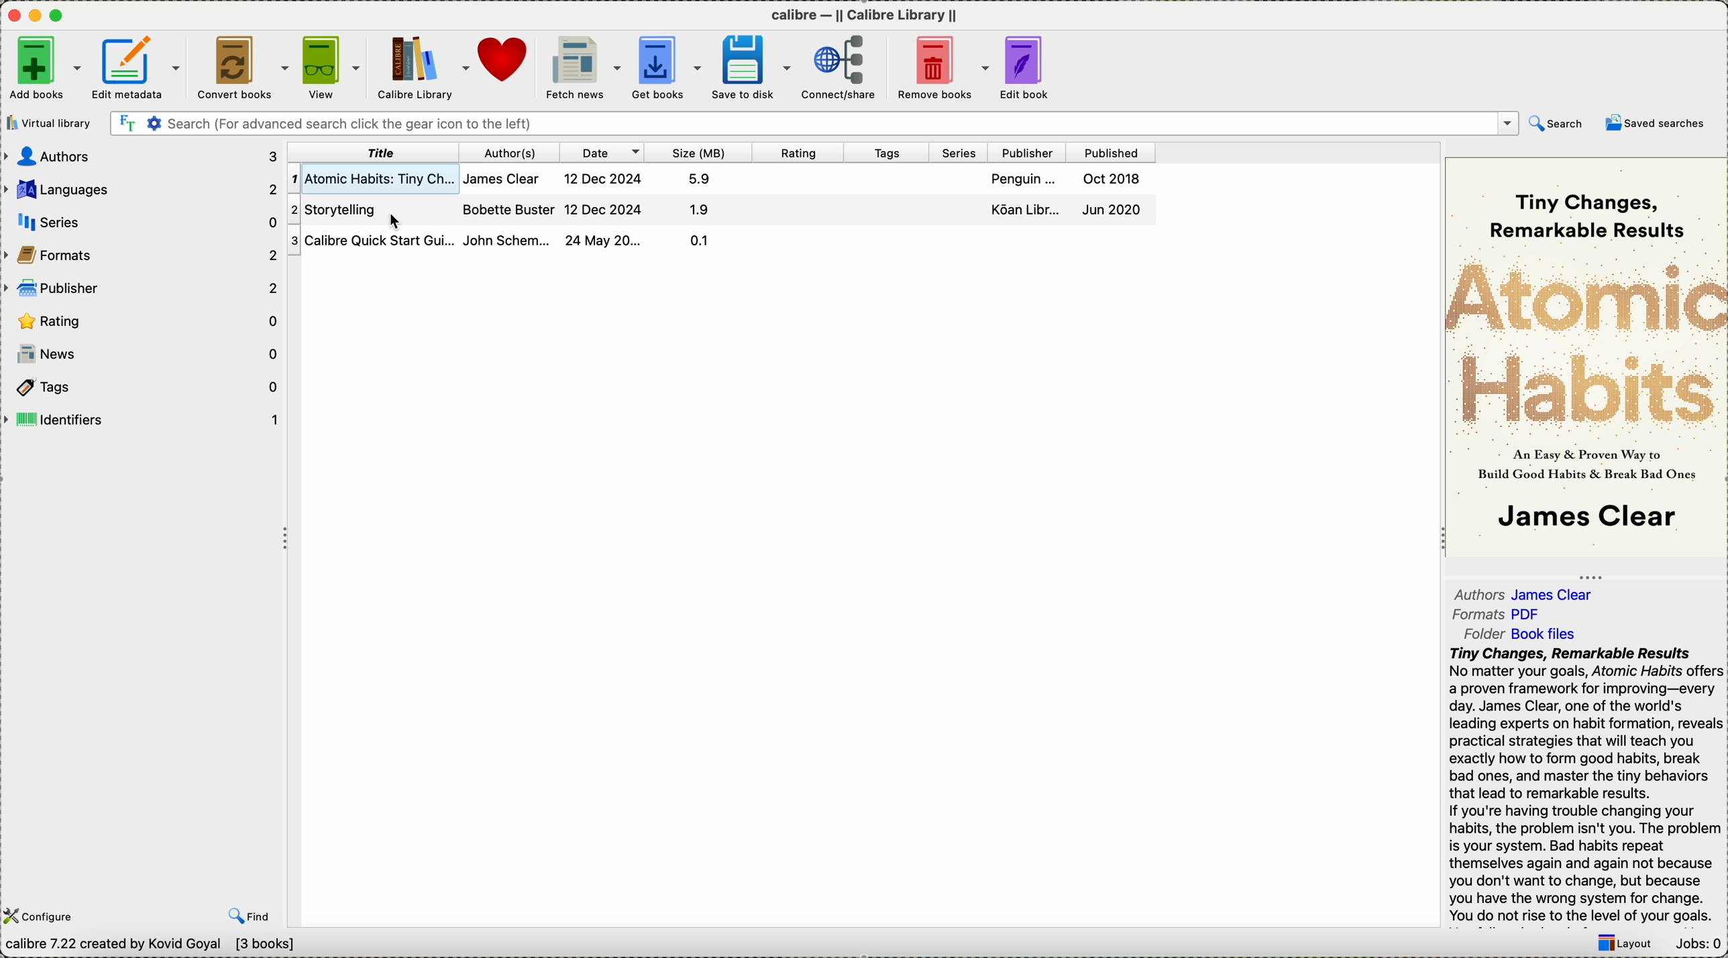 The height and width of the screenshot is (958, 1728). Describe the element at coordinates (244, 69) in the screenshot. I see `convert books` at that location.